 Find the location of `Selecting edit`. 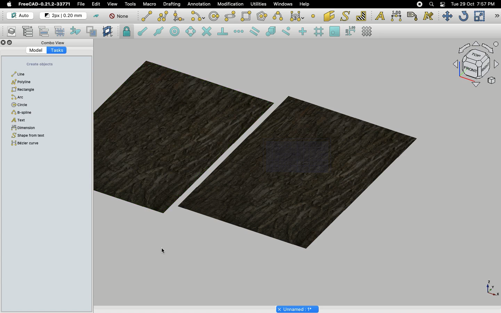

Selecting edit is located at coordinates (97, 5).